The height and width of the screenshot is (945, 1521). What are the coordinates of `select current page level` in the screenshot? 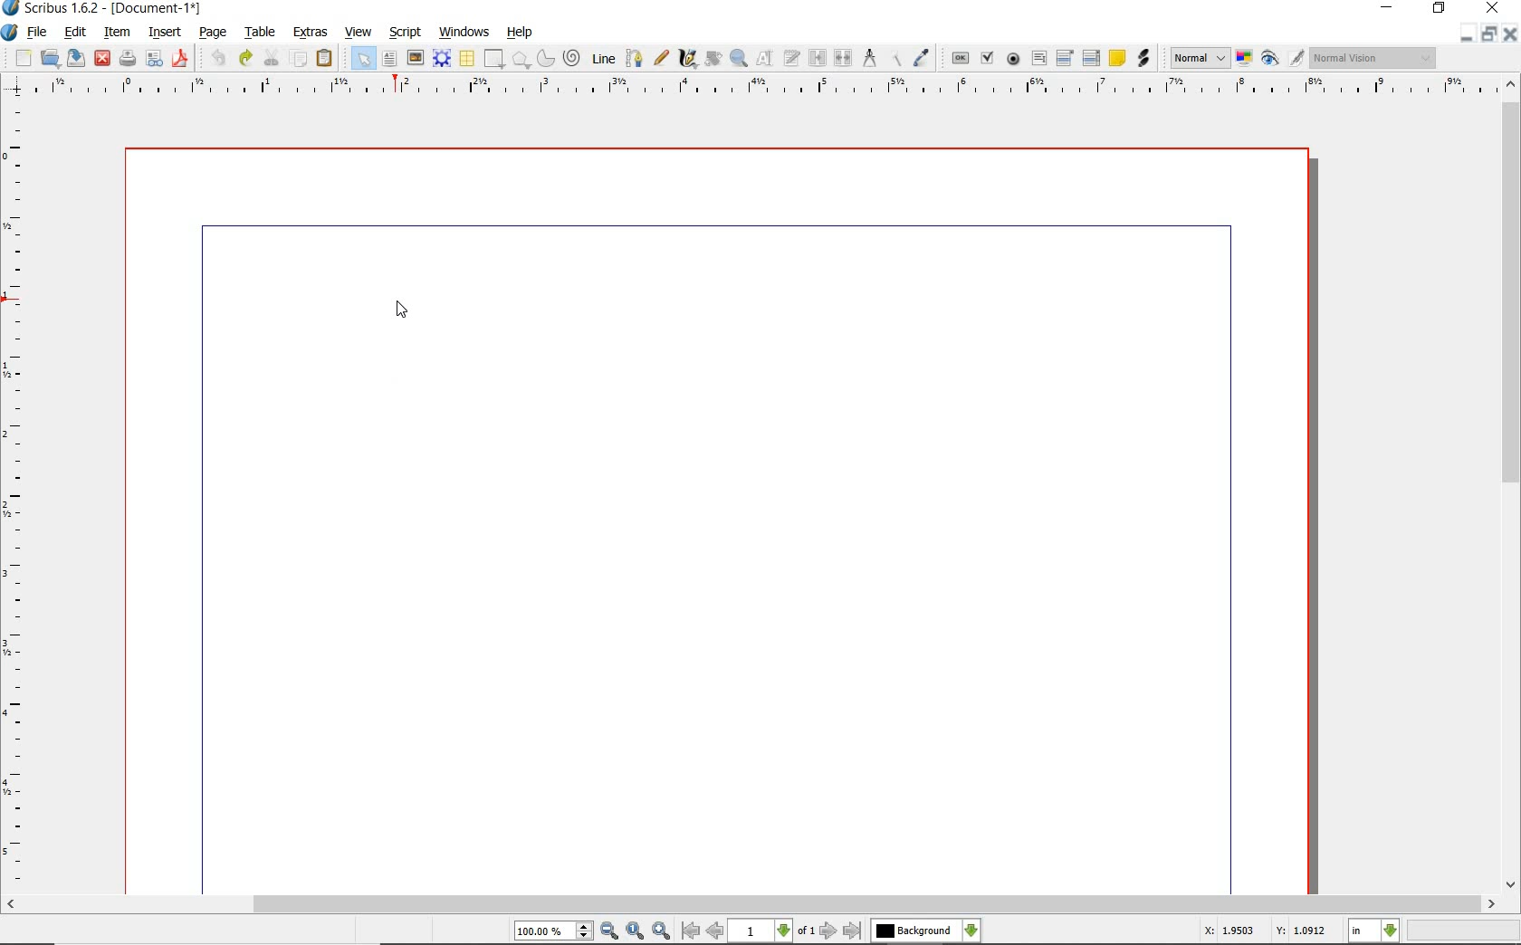 It's located at (772, 931).